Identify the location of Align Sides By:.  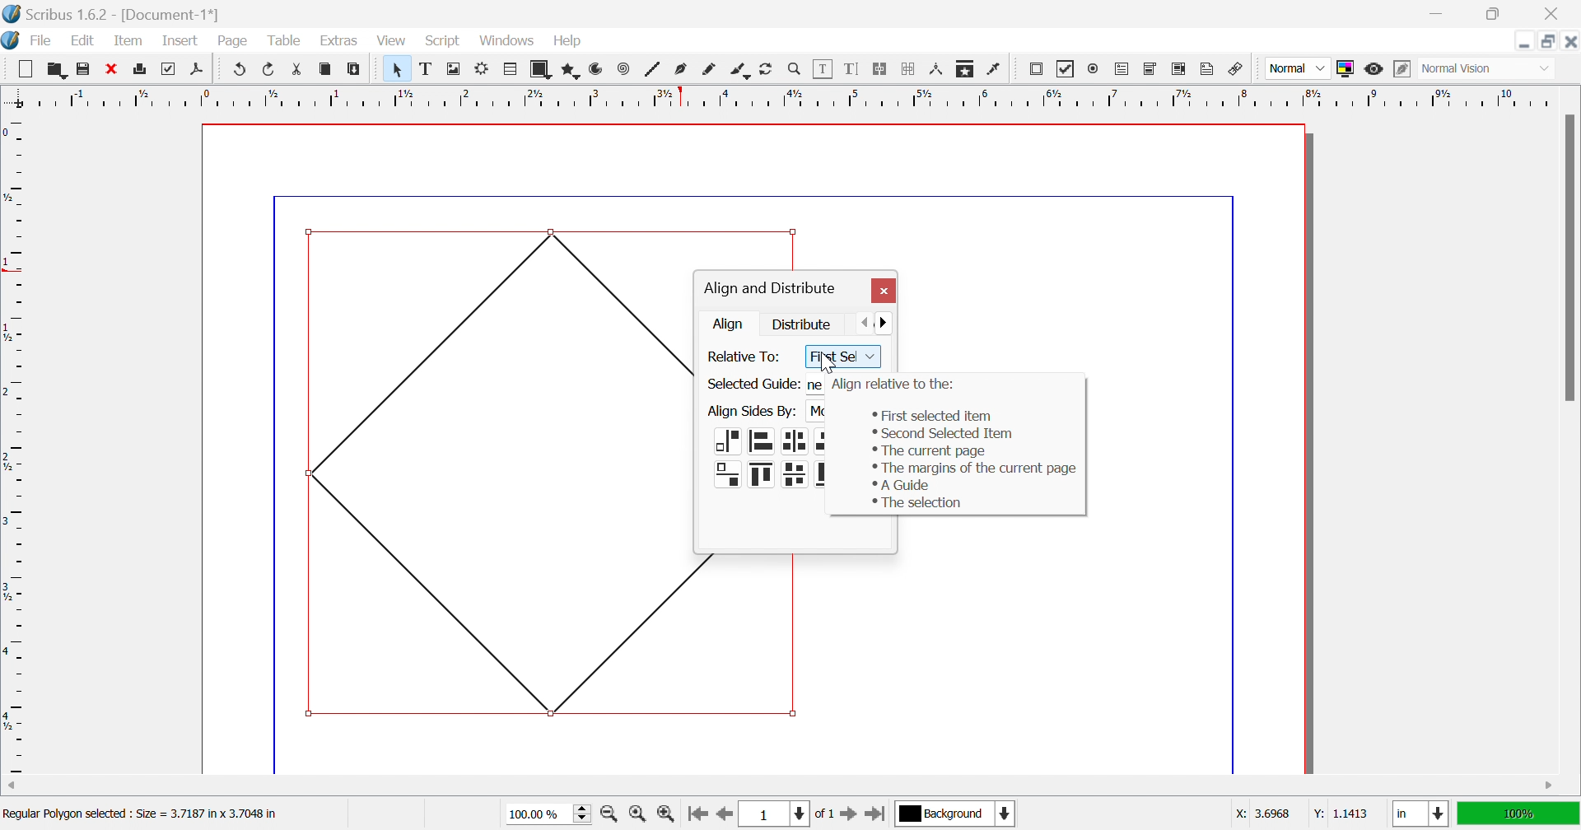
(752, 412).